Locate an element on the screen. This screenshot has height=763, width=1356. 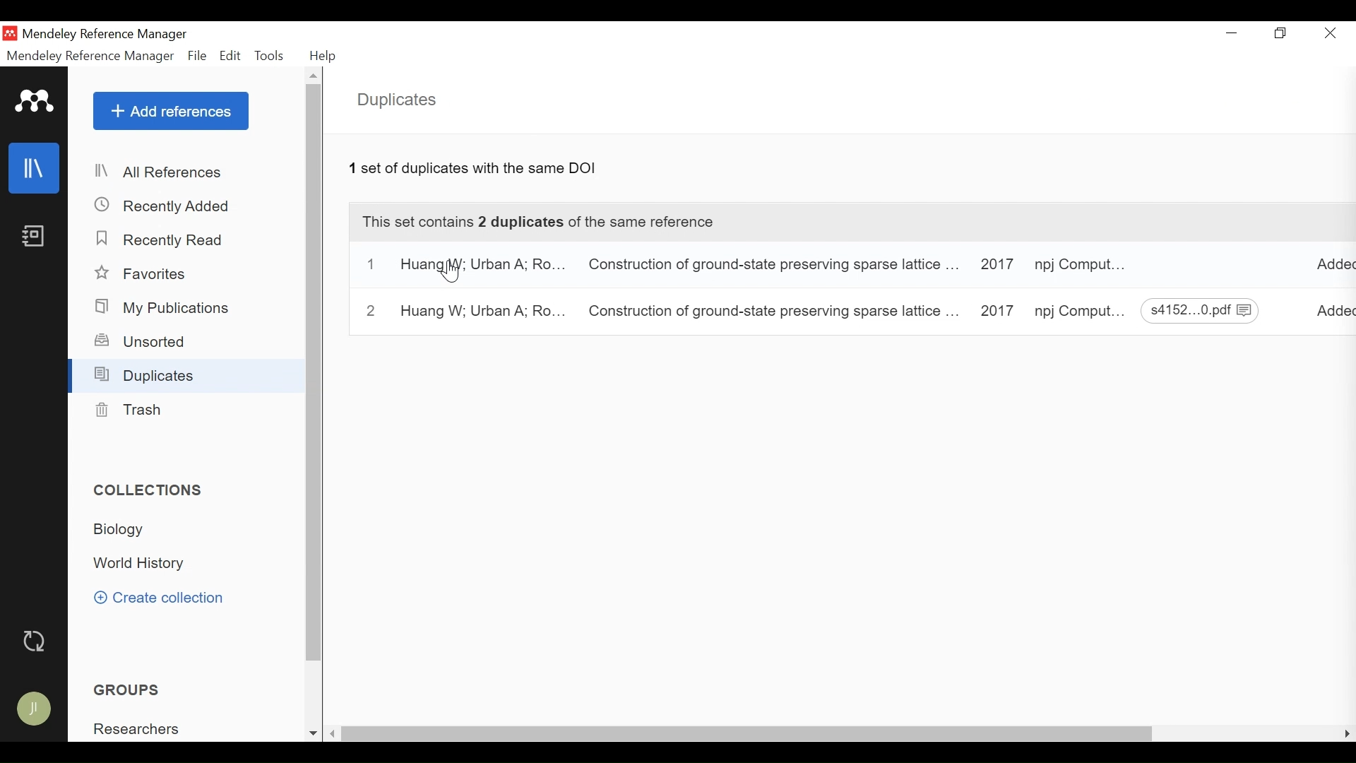
Year is located at coordinates (994, 312).